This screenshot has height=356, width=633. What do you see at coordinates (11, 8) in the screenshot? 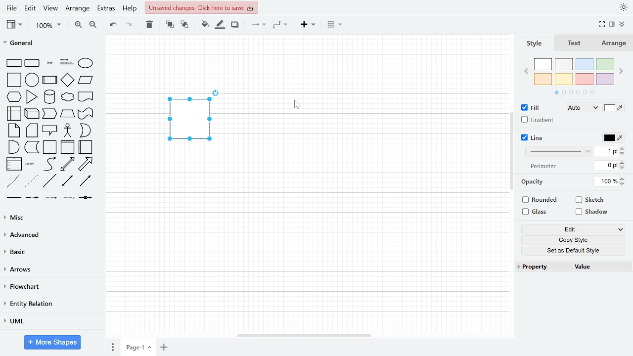
I see `file` at bounding box center [11, 8].